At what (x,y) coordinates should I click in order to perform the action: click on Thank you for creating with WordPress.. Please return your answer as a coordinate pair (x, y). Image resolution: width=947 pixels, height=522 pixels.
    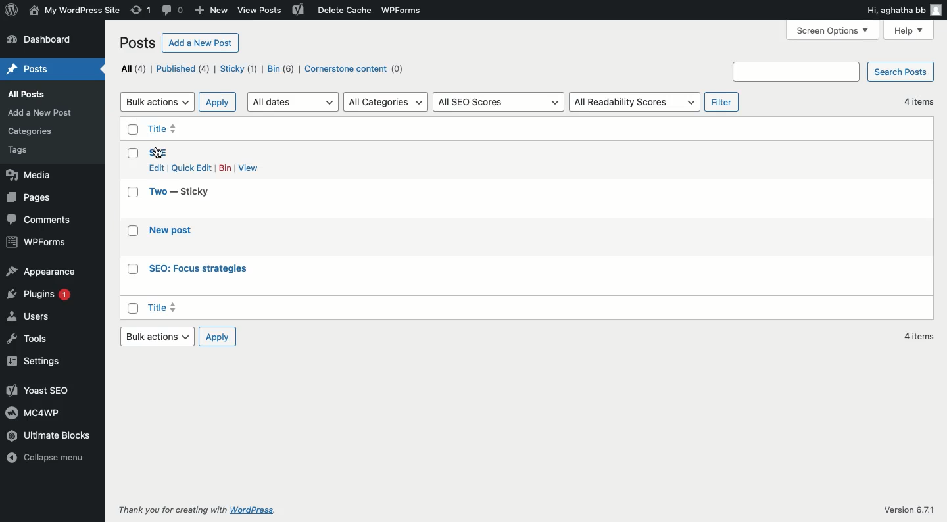
    Looking at the image, I should click on (201, 511).